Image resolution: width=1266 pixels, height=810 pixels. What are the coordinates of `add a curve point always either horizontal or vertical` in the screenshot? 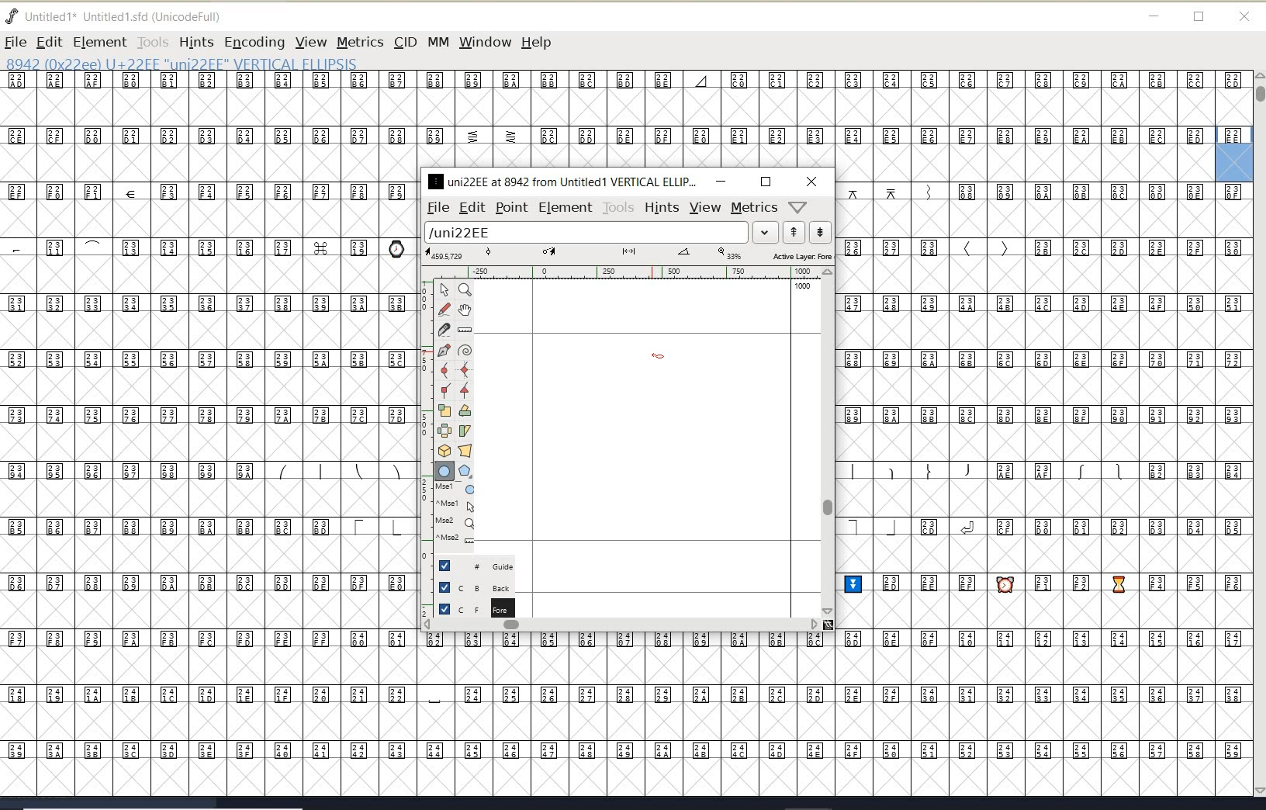 It's located at (463, 369).